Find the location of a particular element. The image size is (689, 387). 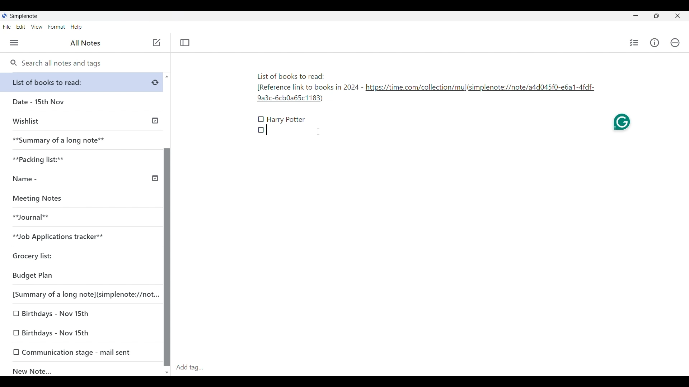

add note is located at coordinates (156, 42).